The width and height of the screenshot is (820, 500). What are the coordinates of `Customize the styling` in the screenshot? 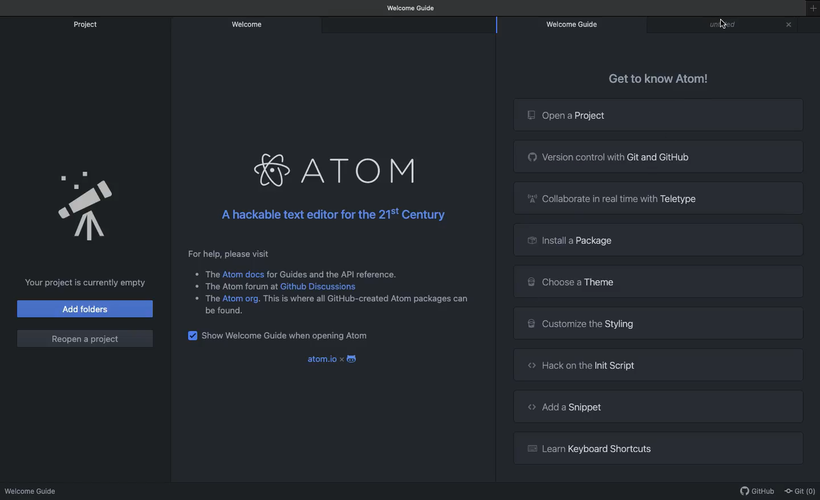 It's located at (672, 323).